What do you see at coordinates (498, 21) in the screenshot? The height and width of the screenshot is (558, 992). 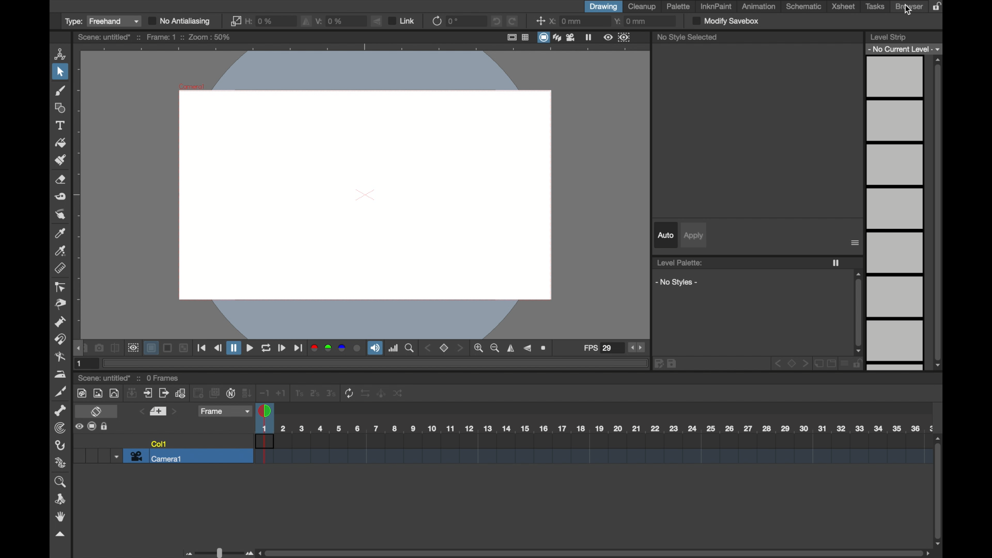 I see `undo` at bounding box center [498, 21].